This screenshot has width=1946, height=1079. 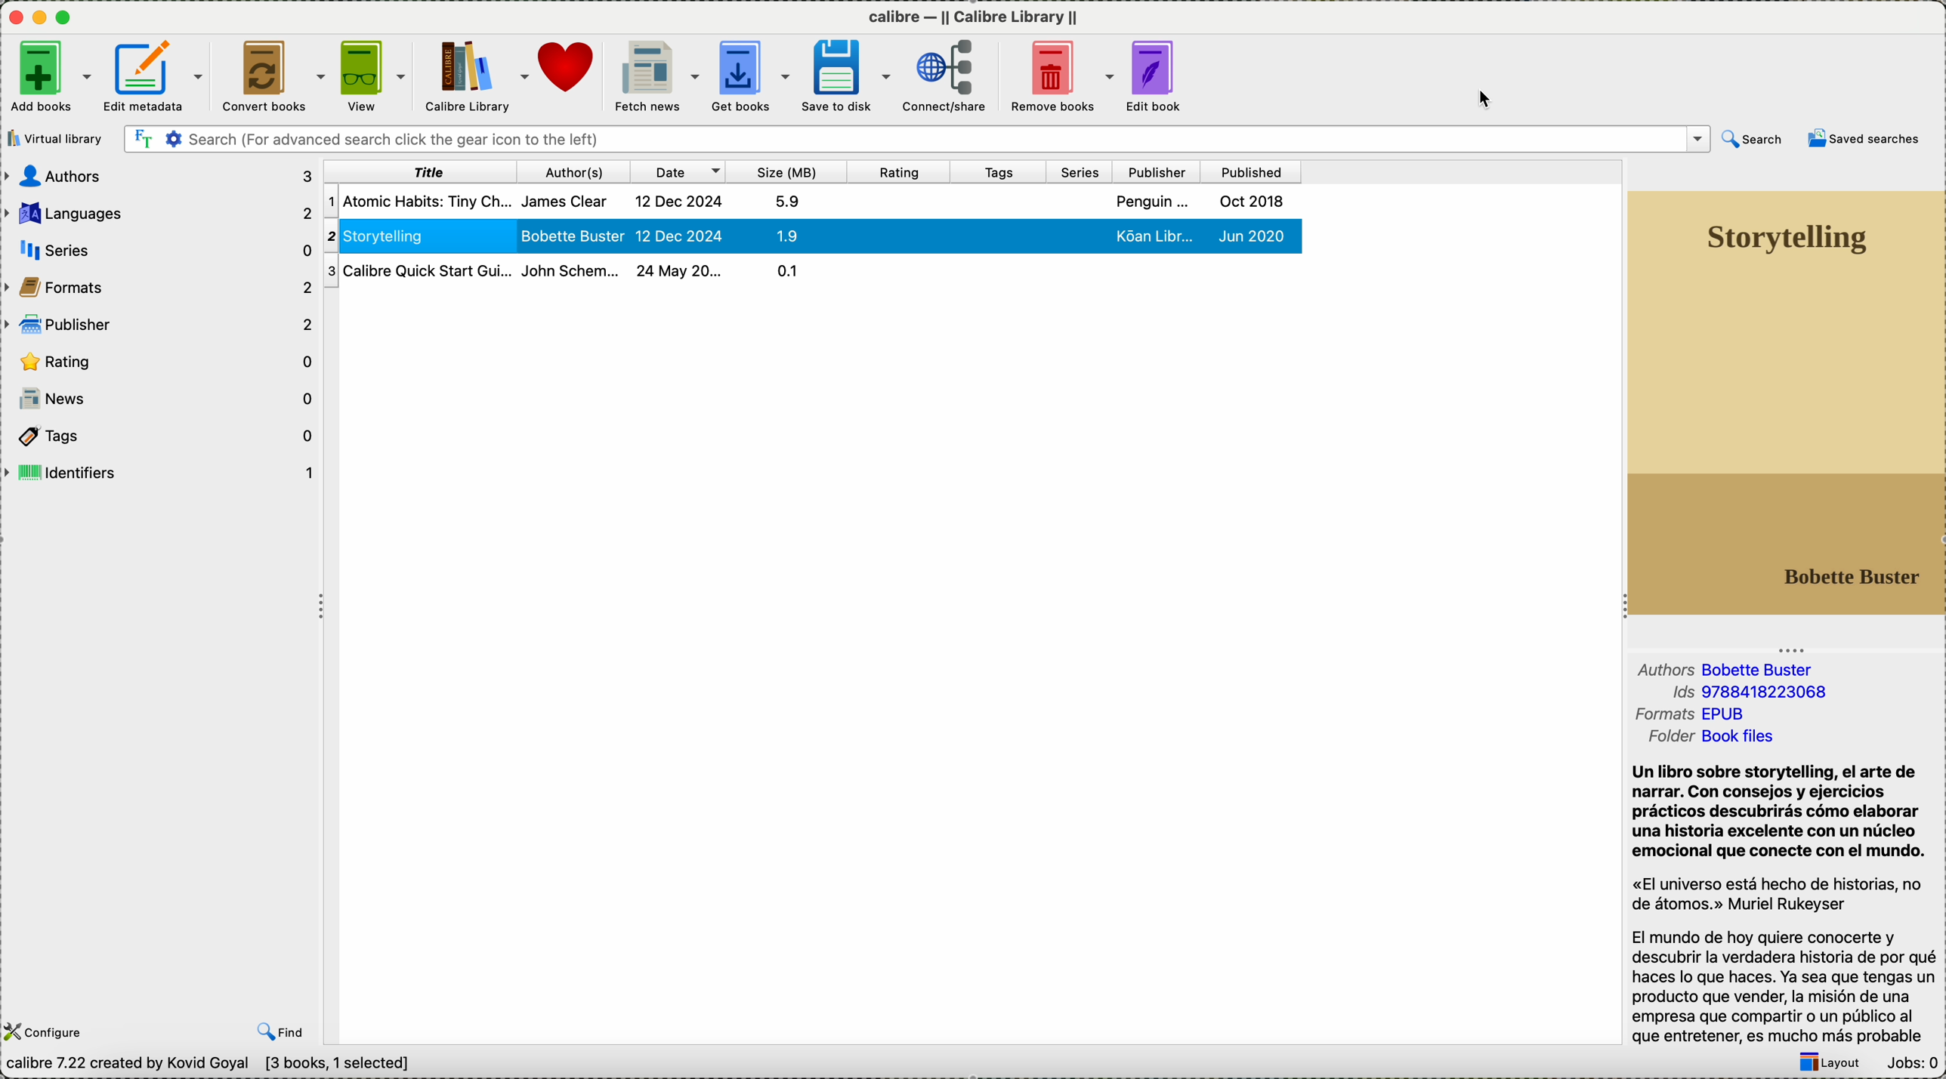 I want to click on tags, so click(x=160, y=436).